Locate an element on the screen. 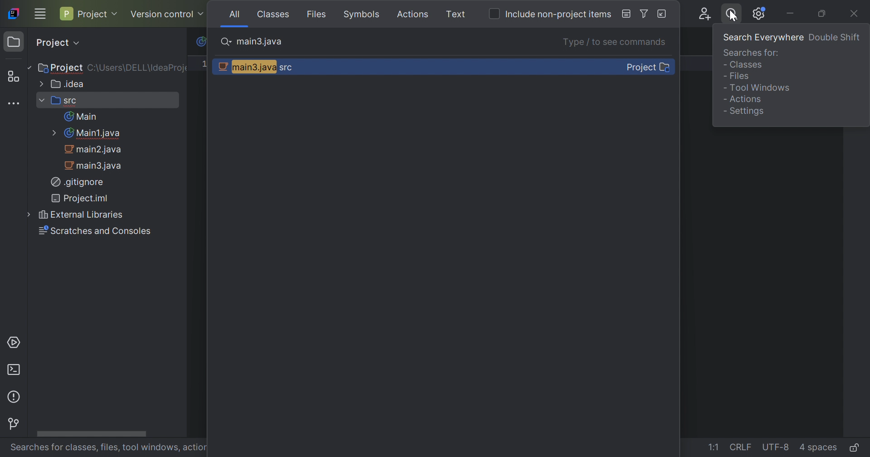 The height and width of the screenshot is (457, 870). src is located at coordinates (59, 100).